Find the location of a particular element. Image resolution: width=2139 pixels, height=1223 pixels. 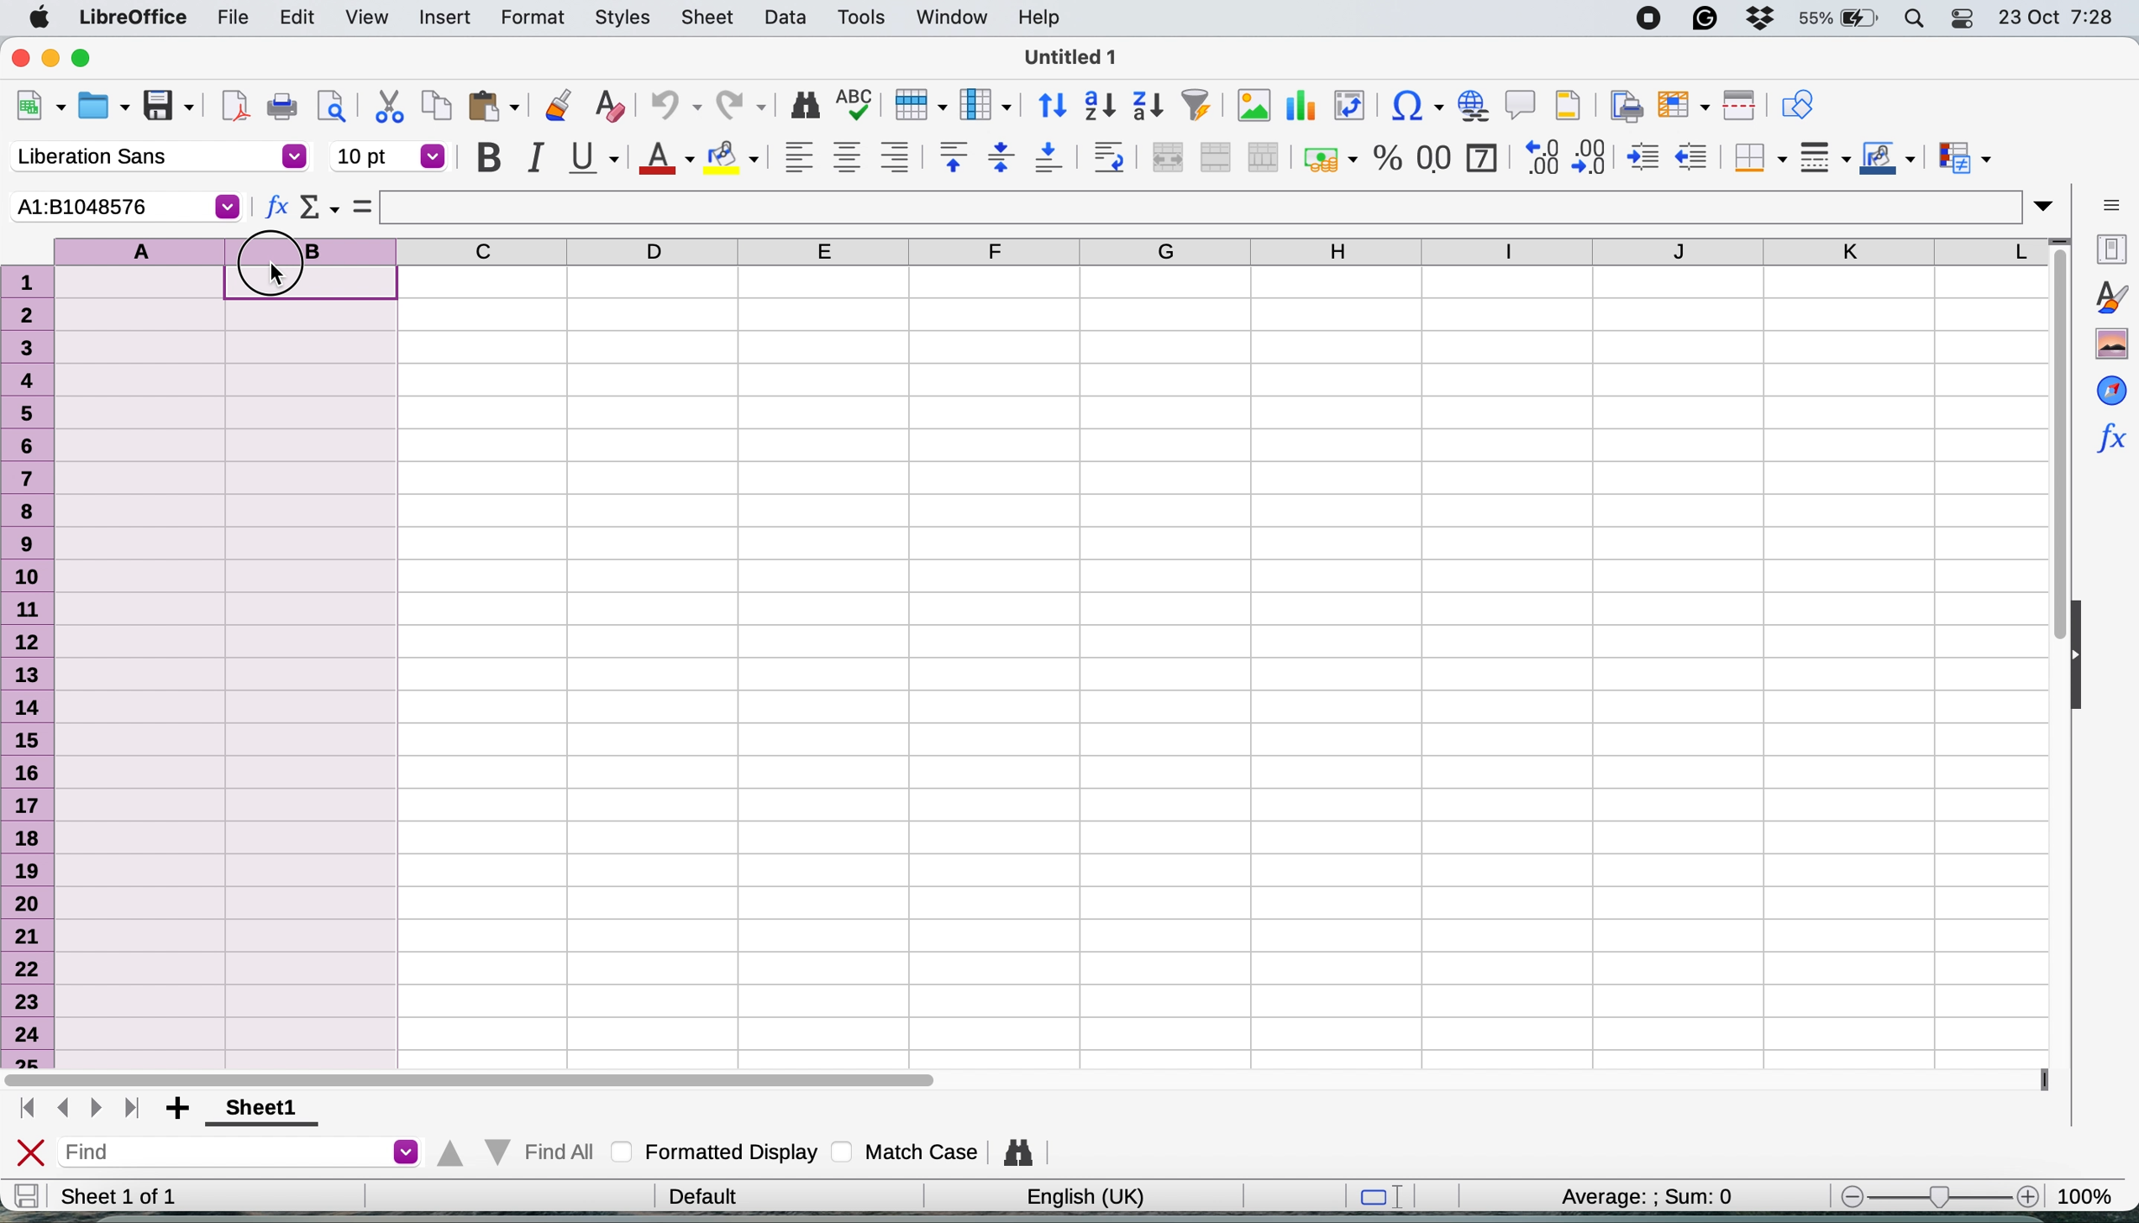

fill color is located at coordinates (732, 158).